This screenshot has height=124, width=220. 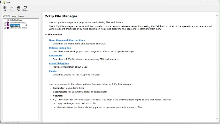 What do you see at coordinates (79, 44) in the screenshot?
I see `describes the menu Items and keyboard shortcut` at bounding box center [79, 44].